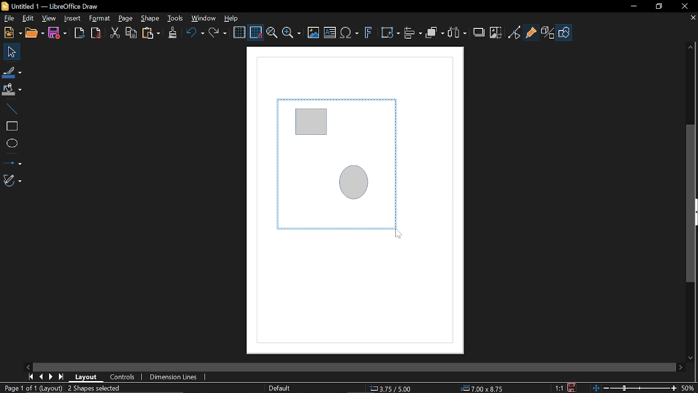  Describe the element at coordinates (11, 108) in the screenshot. I see `Line` at that location.